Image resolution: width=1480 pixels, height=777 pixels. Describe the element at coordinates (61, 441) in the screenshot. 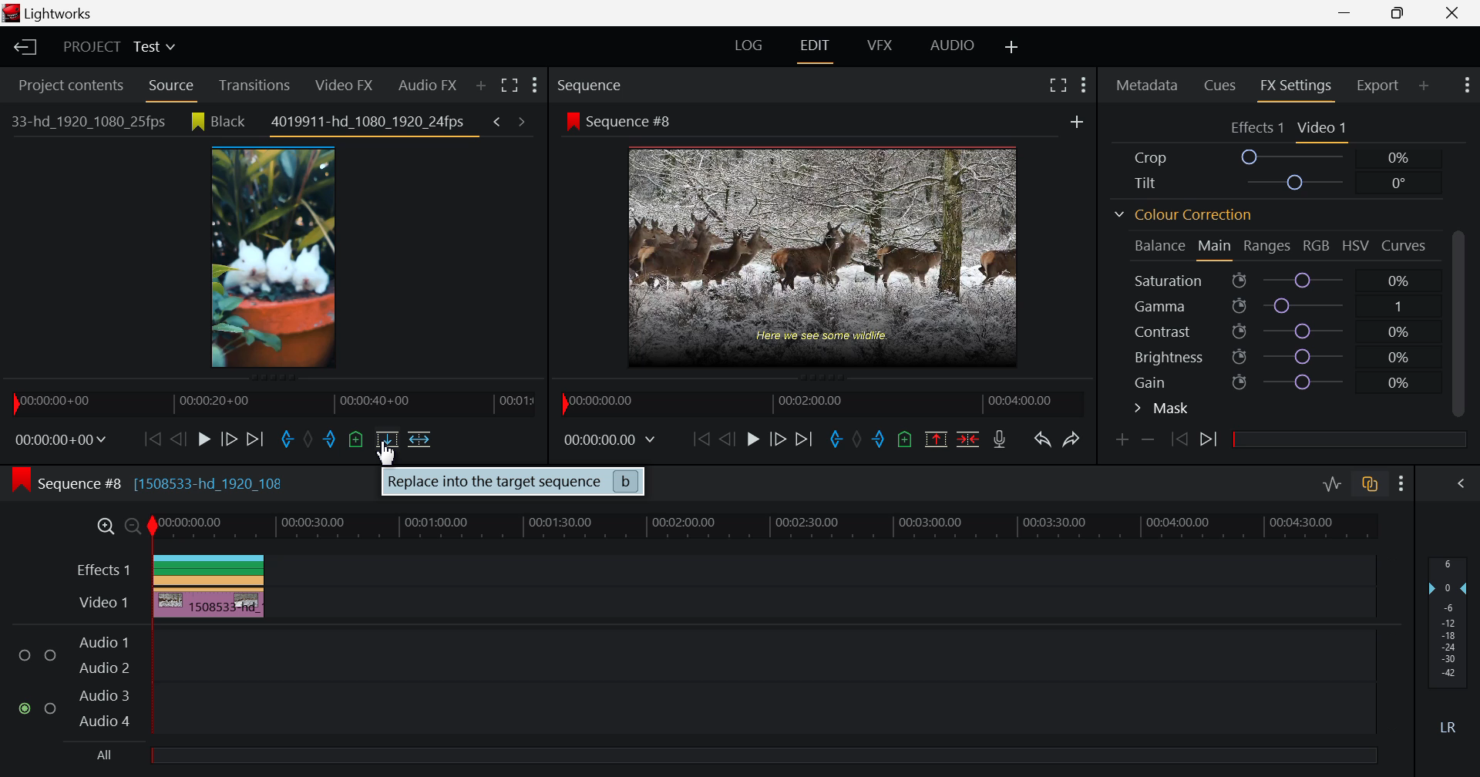

I see `Frame Time` at that location.